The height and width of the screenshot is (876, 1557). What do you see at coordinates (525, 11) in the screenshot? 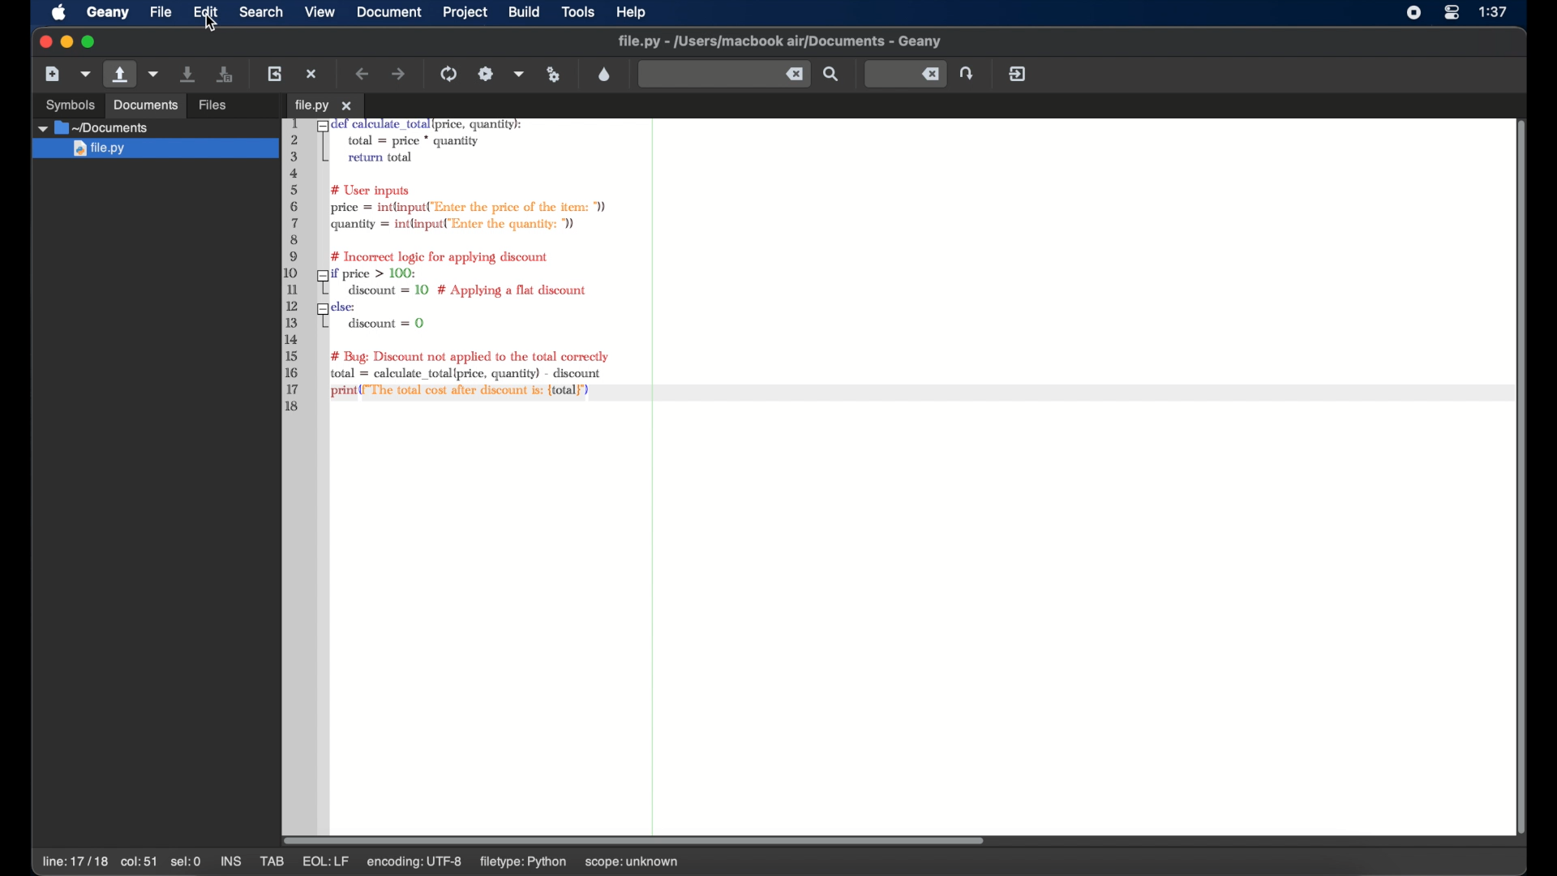
I see `build` at bounding box center [525, 11].